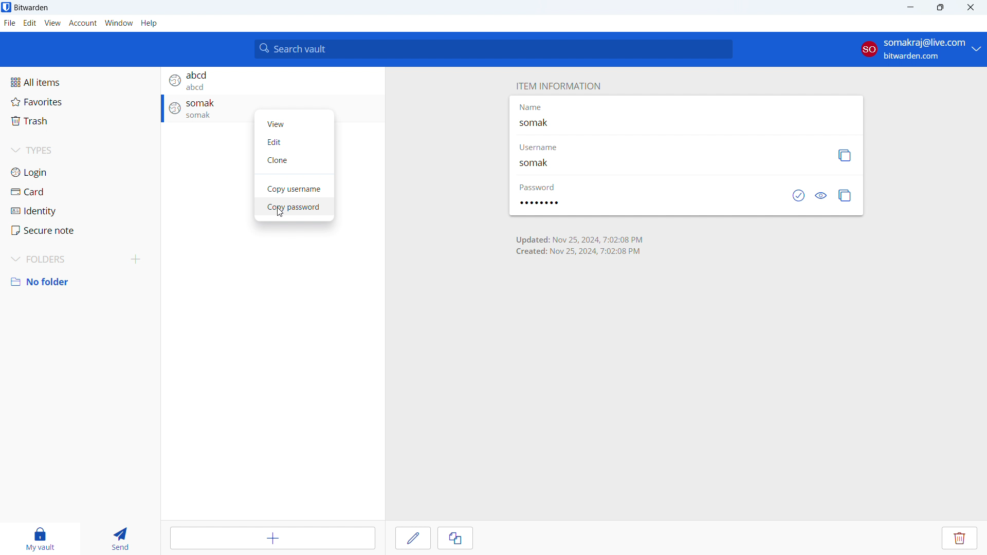 Image resolution: width=987 pixels, height=555 pixels. I want to click on toggle visibility, so click(821, 196).